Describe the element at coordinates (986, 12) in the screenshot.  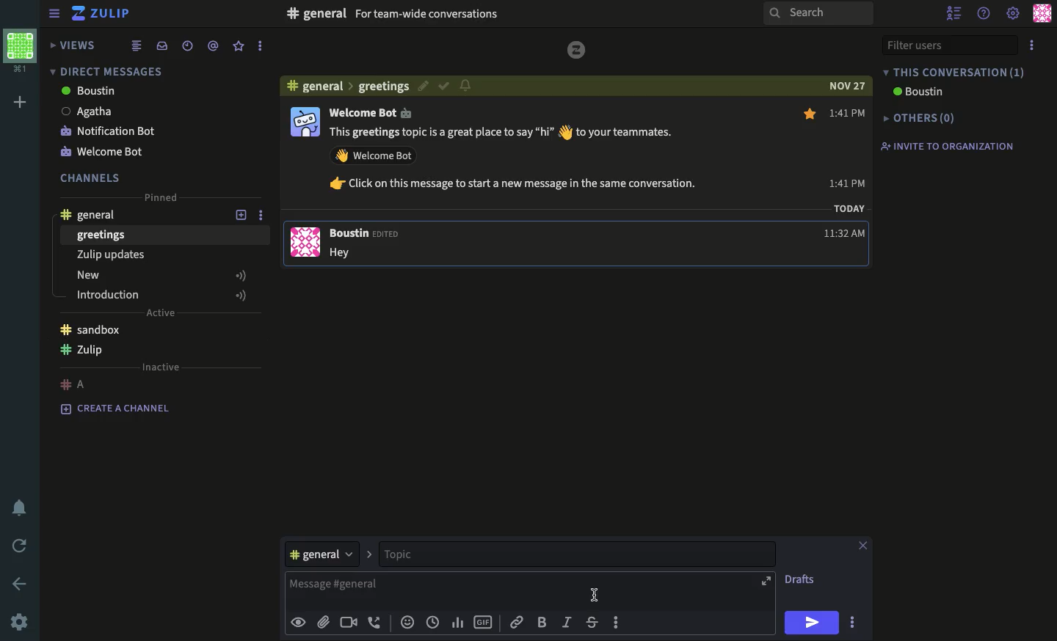
I see `help` at that location.